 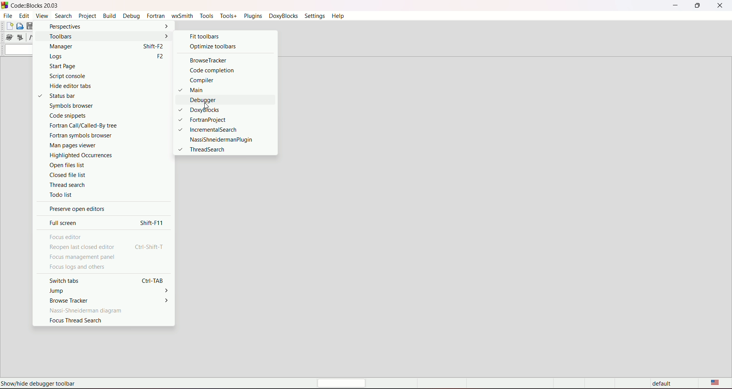 I want to click on focus logs and others, so click(x=77, y=267).